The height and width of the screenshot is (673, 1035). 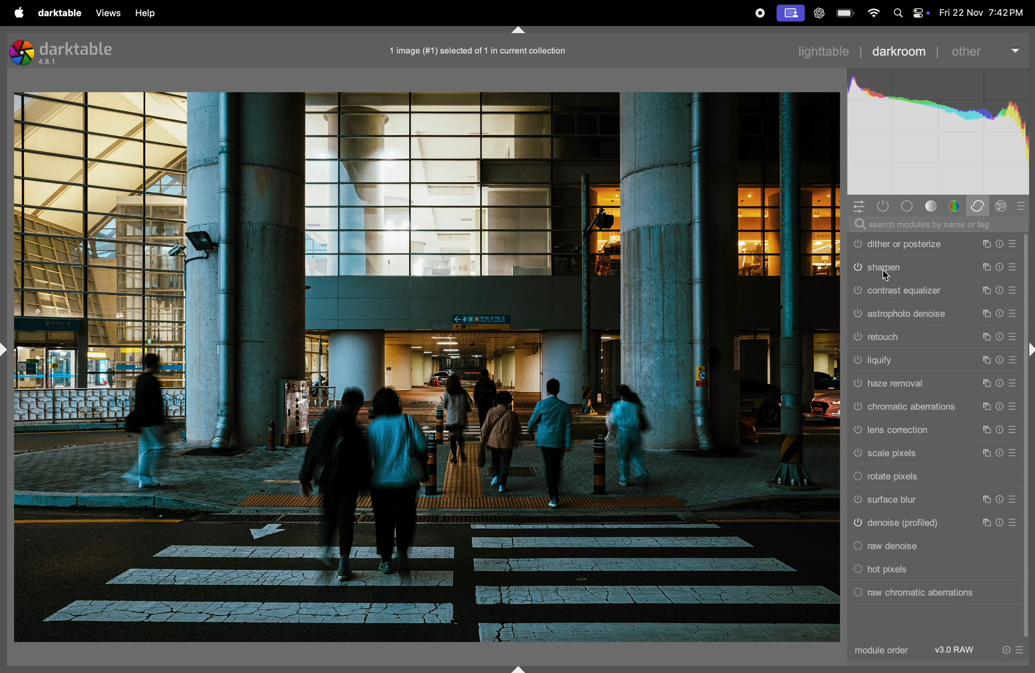 I want to click on chromatic, so click(x=934, y=407).